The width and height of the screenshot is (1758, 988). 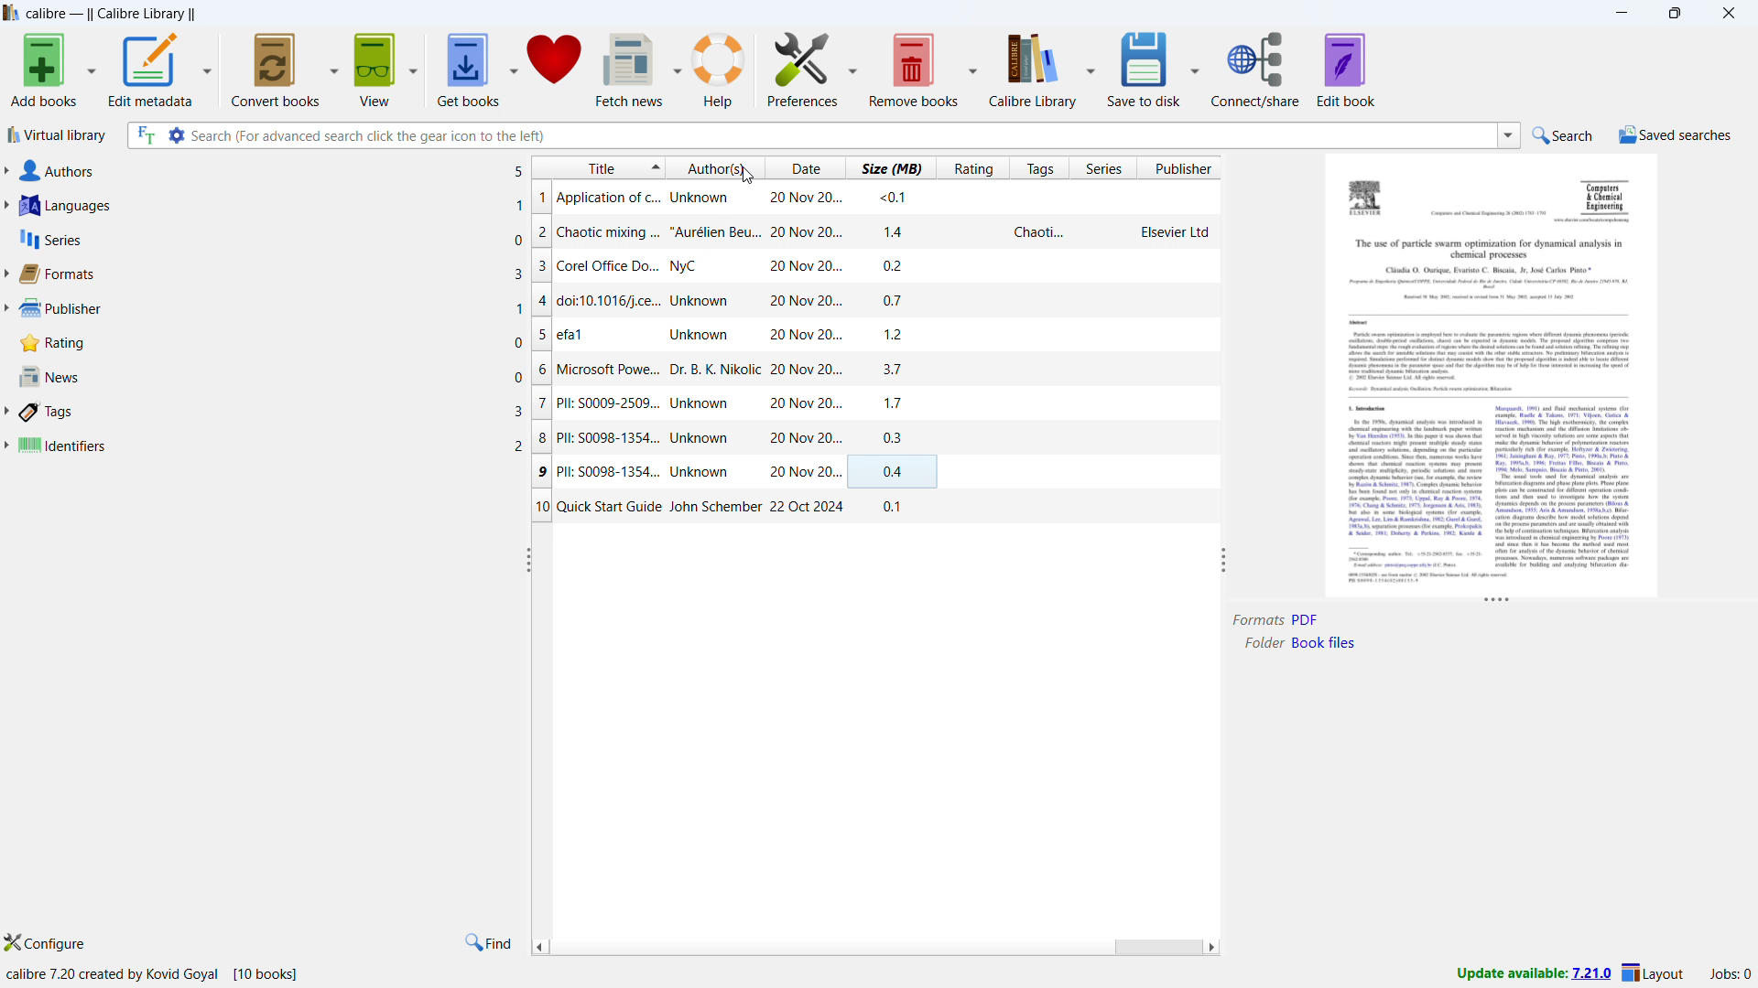 What do you see at coordinates (539, 296) in the screenshot?
I see `4` at bounding box center [539, 296].